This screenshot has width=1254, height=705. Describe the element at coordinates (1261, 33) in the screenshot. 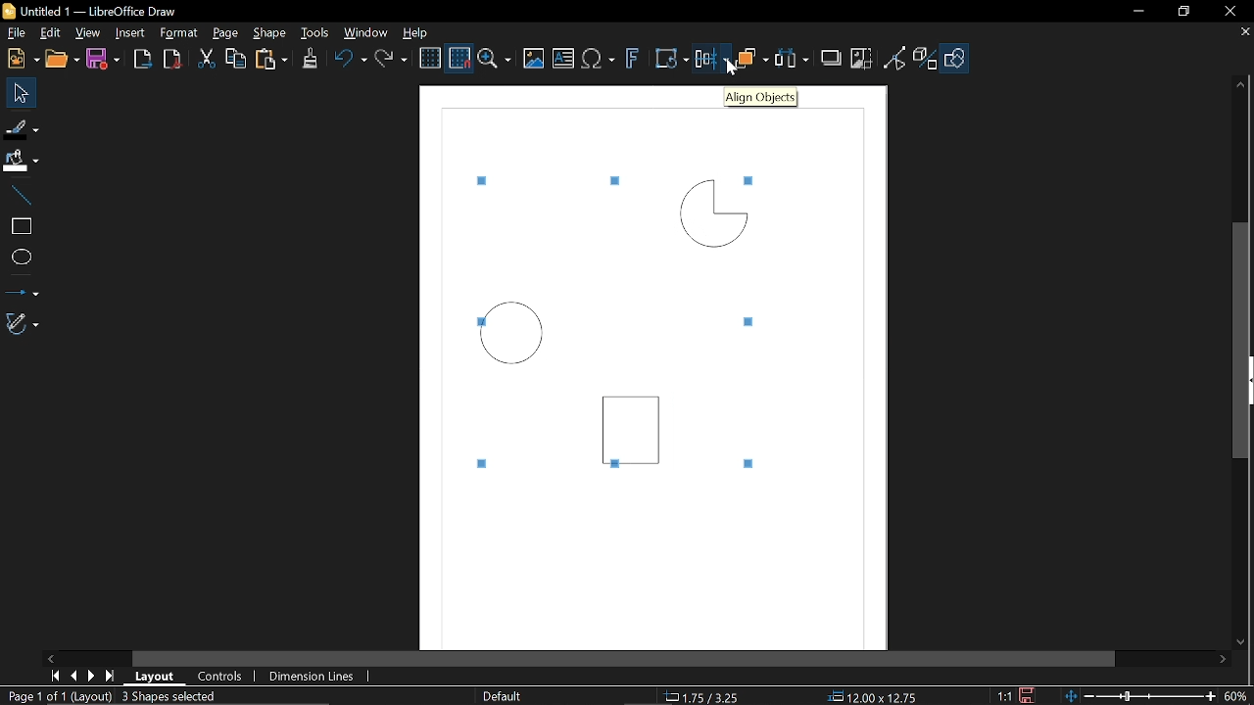

I see `Close tab` at that location.